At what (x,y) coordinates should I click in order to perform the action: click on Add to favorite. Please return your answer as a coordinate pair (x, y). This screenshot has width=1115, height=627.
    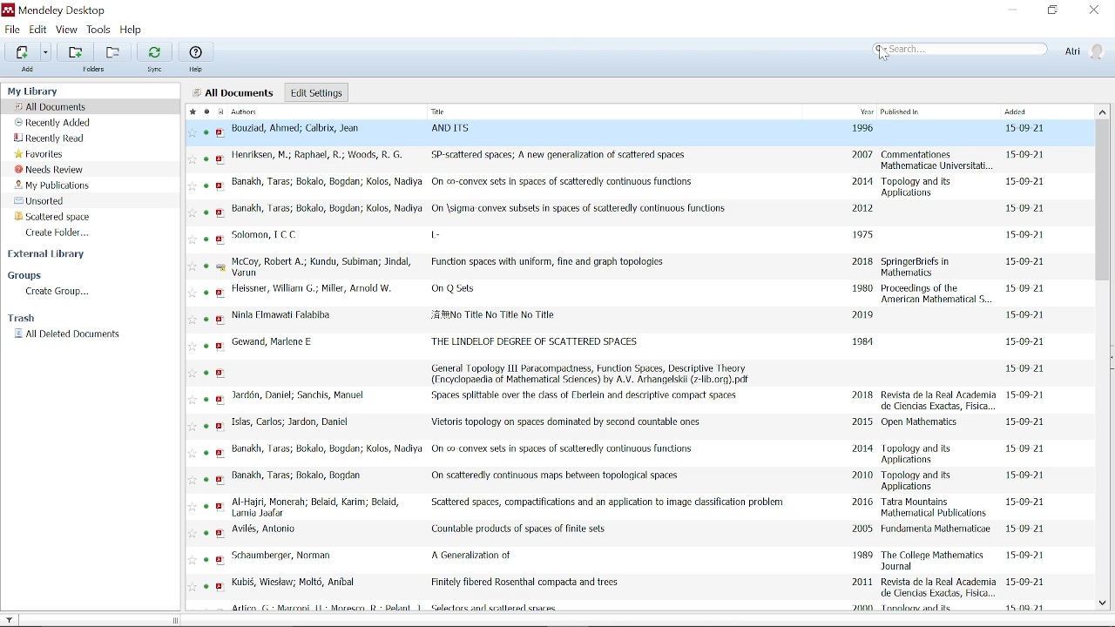
    Looking at the image, I should click on (193, 320).